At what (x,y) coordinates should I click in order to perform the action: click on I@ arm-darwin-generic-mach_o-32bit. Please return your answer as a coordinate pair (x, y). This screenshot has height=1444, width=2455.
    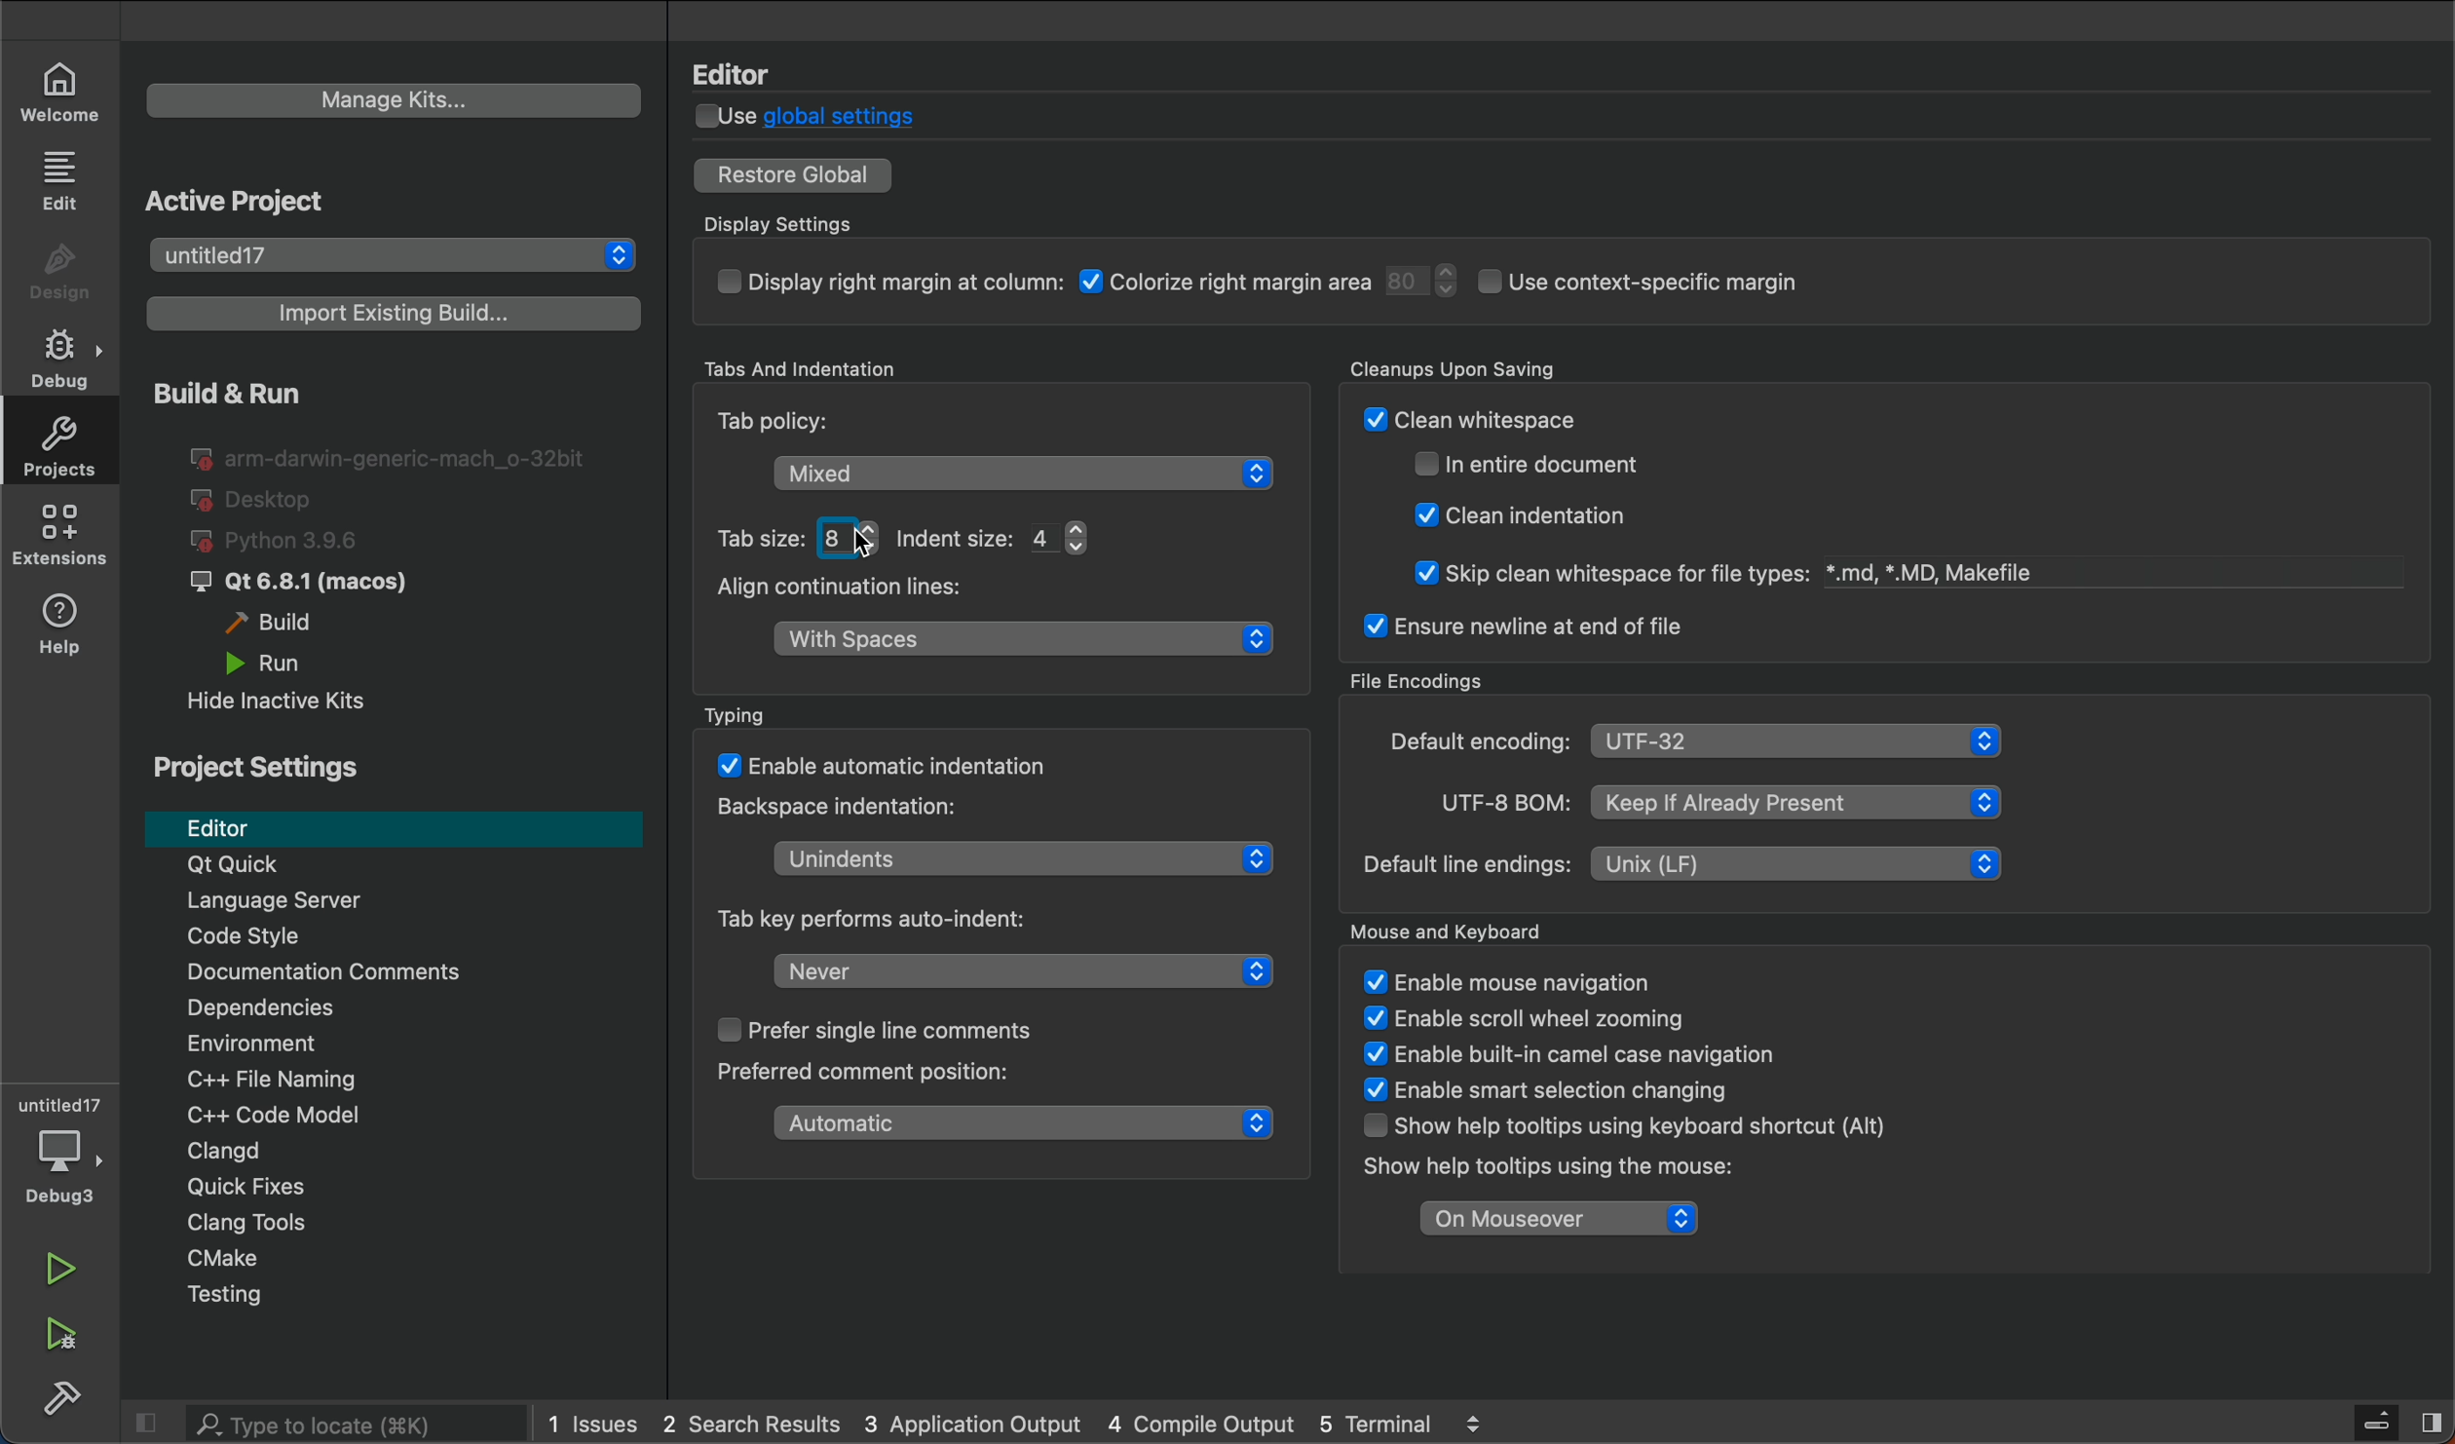
    Looking at the image, I should click on (394, 457).